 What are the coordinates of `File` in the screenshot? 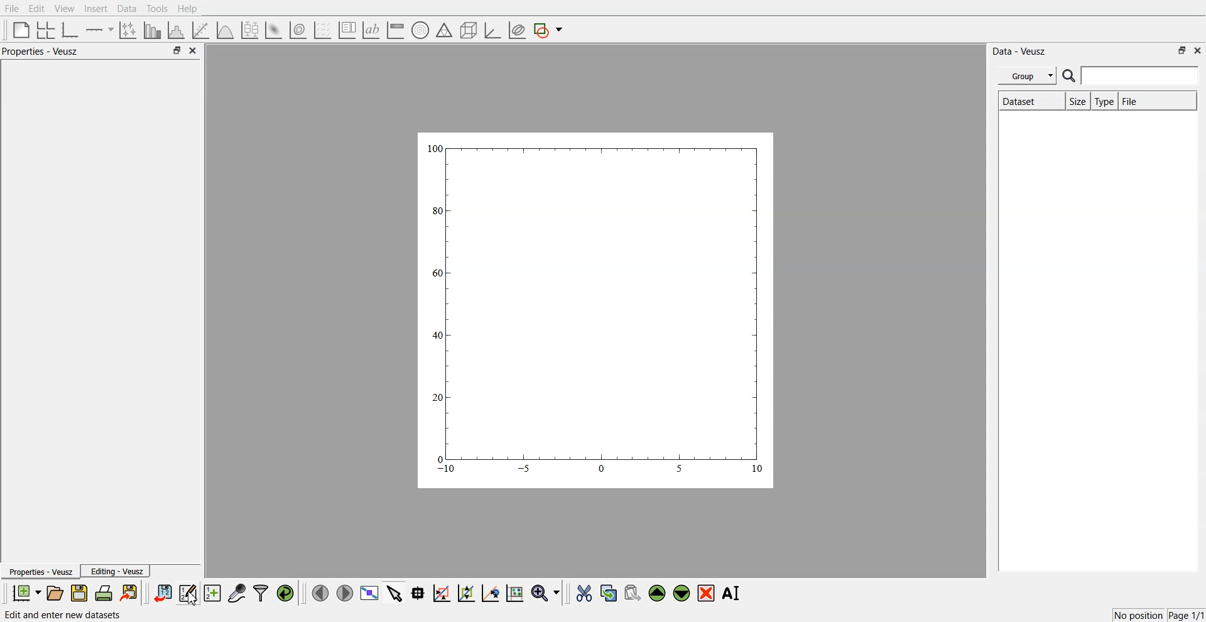 It's located at (13, 9).